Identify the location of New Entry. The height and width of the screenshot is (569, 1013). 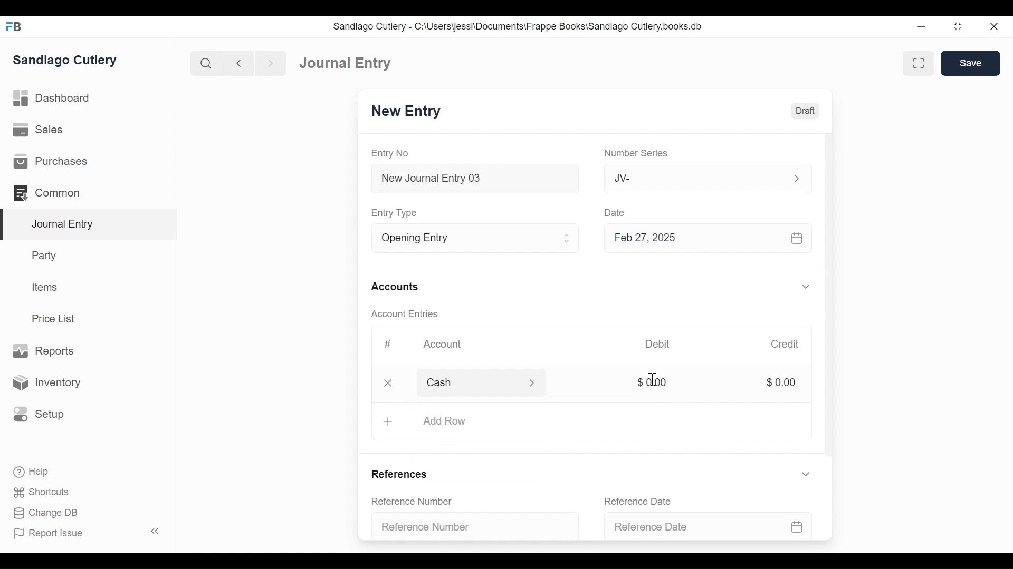
(407, 112).